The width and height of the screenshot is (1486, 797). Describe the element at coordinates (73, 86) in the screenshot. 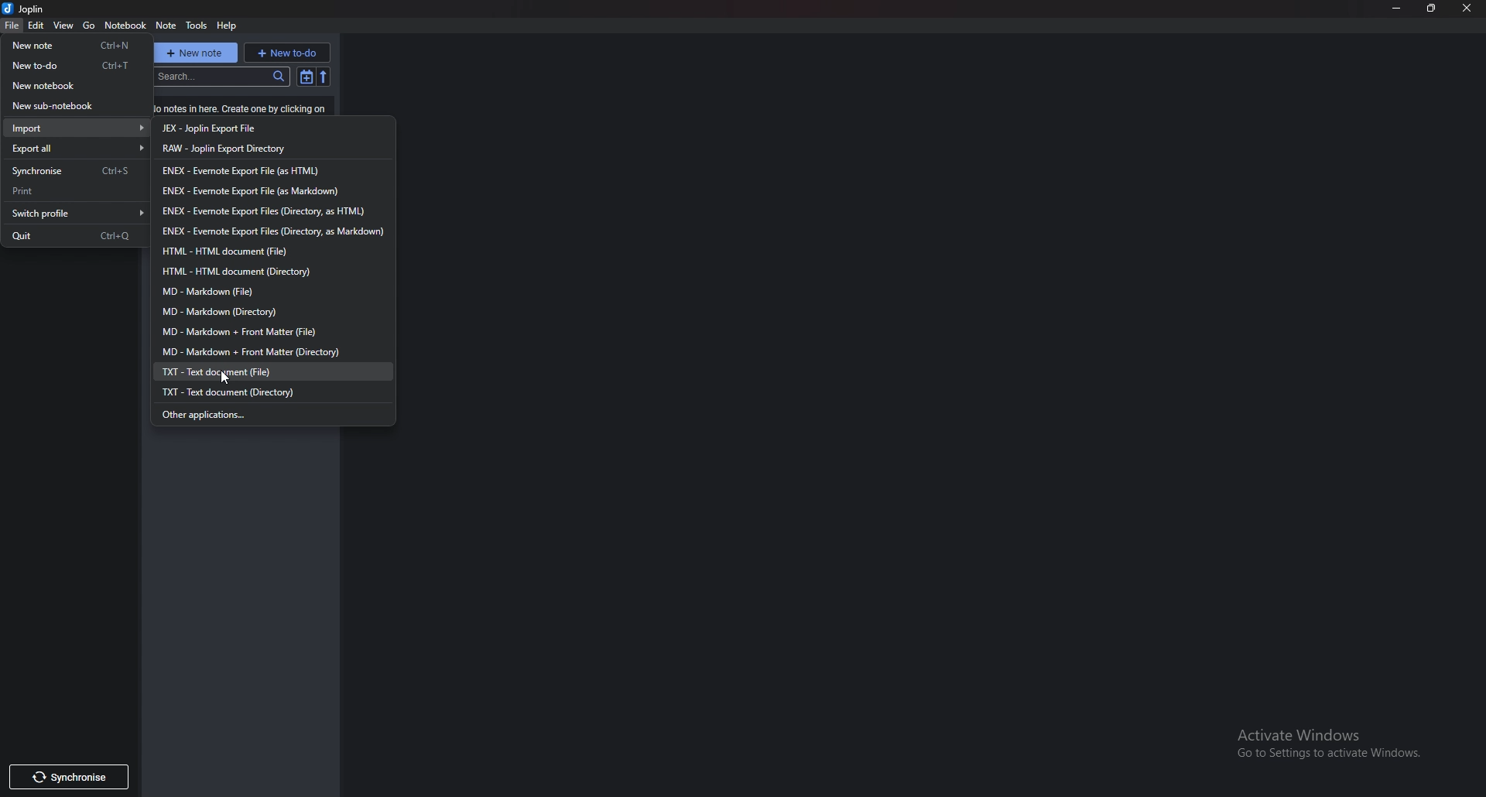

I see `New notebook` at that location.